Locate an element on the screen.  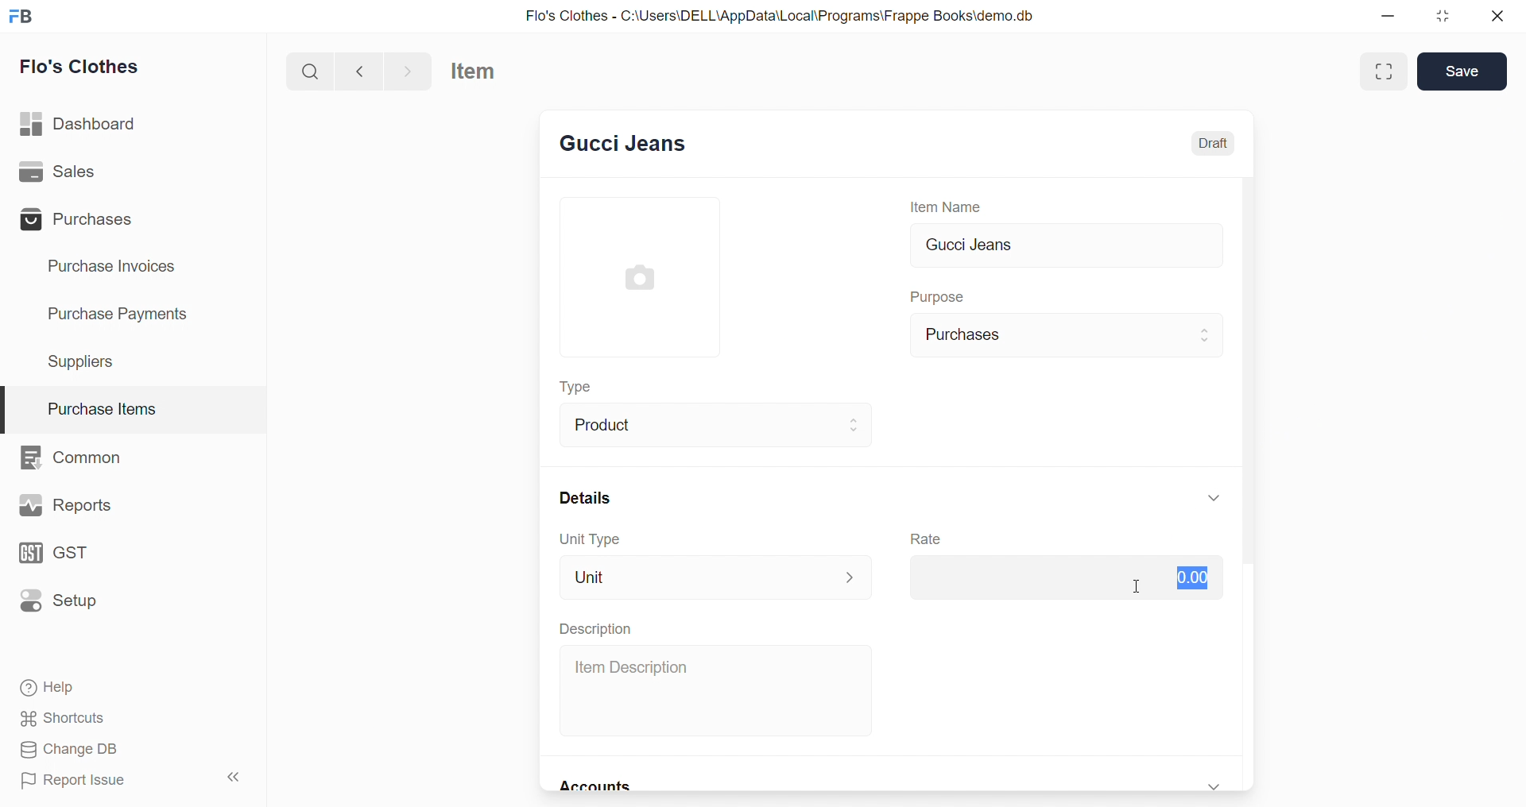
Unit is located at coordinates (717, 577).